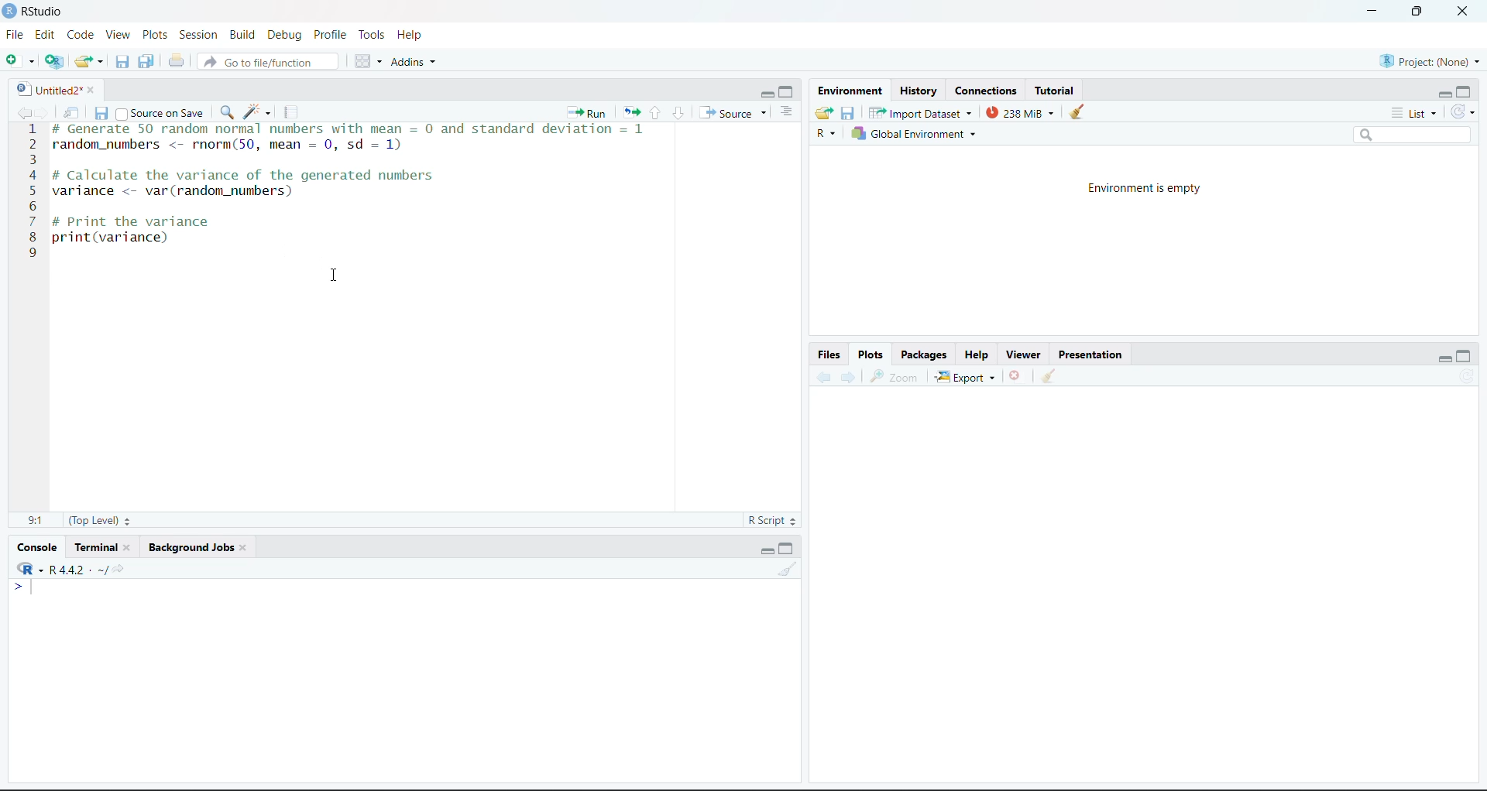 This screenshot has height=791, width=1487. I want to click on Help, so click(410, 35).